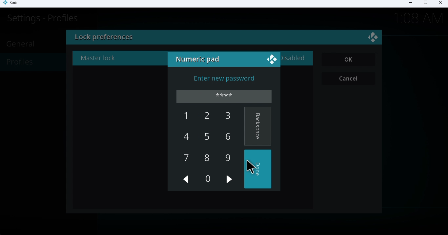 This screenshot has height=235, width=448. Describe the element at coordinates (258, 126) in the screenshot. I see `Backspace` at that location.